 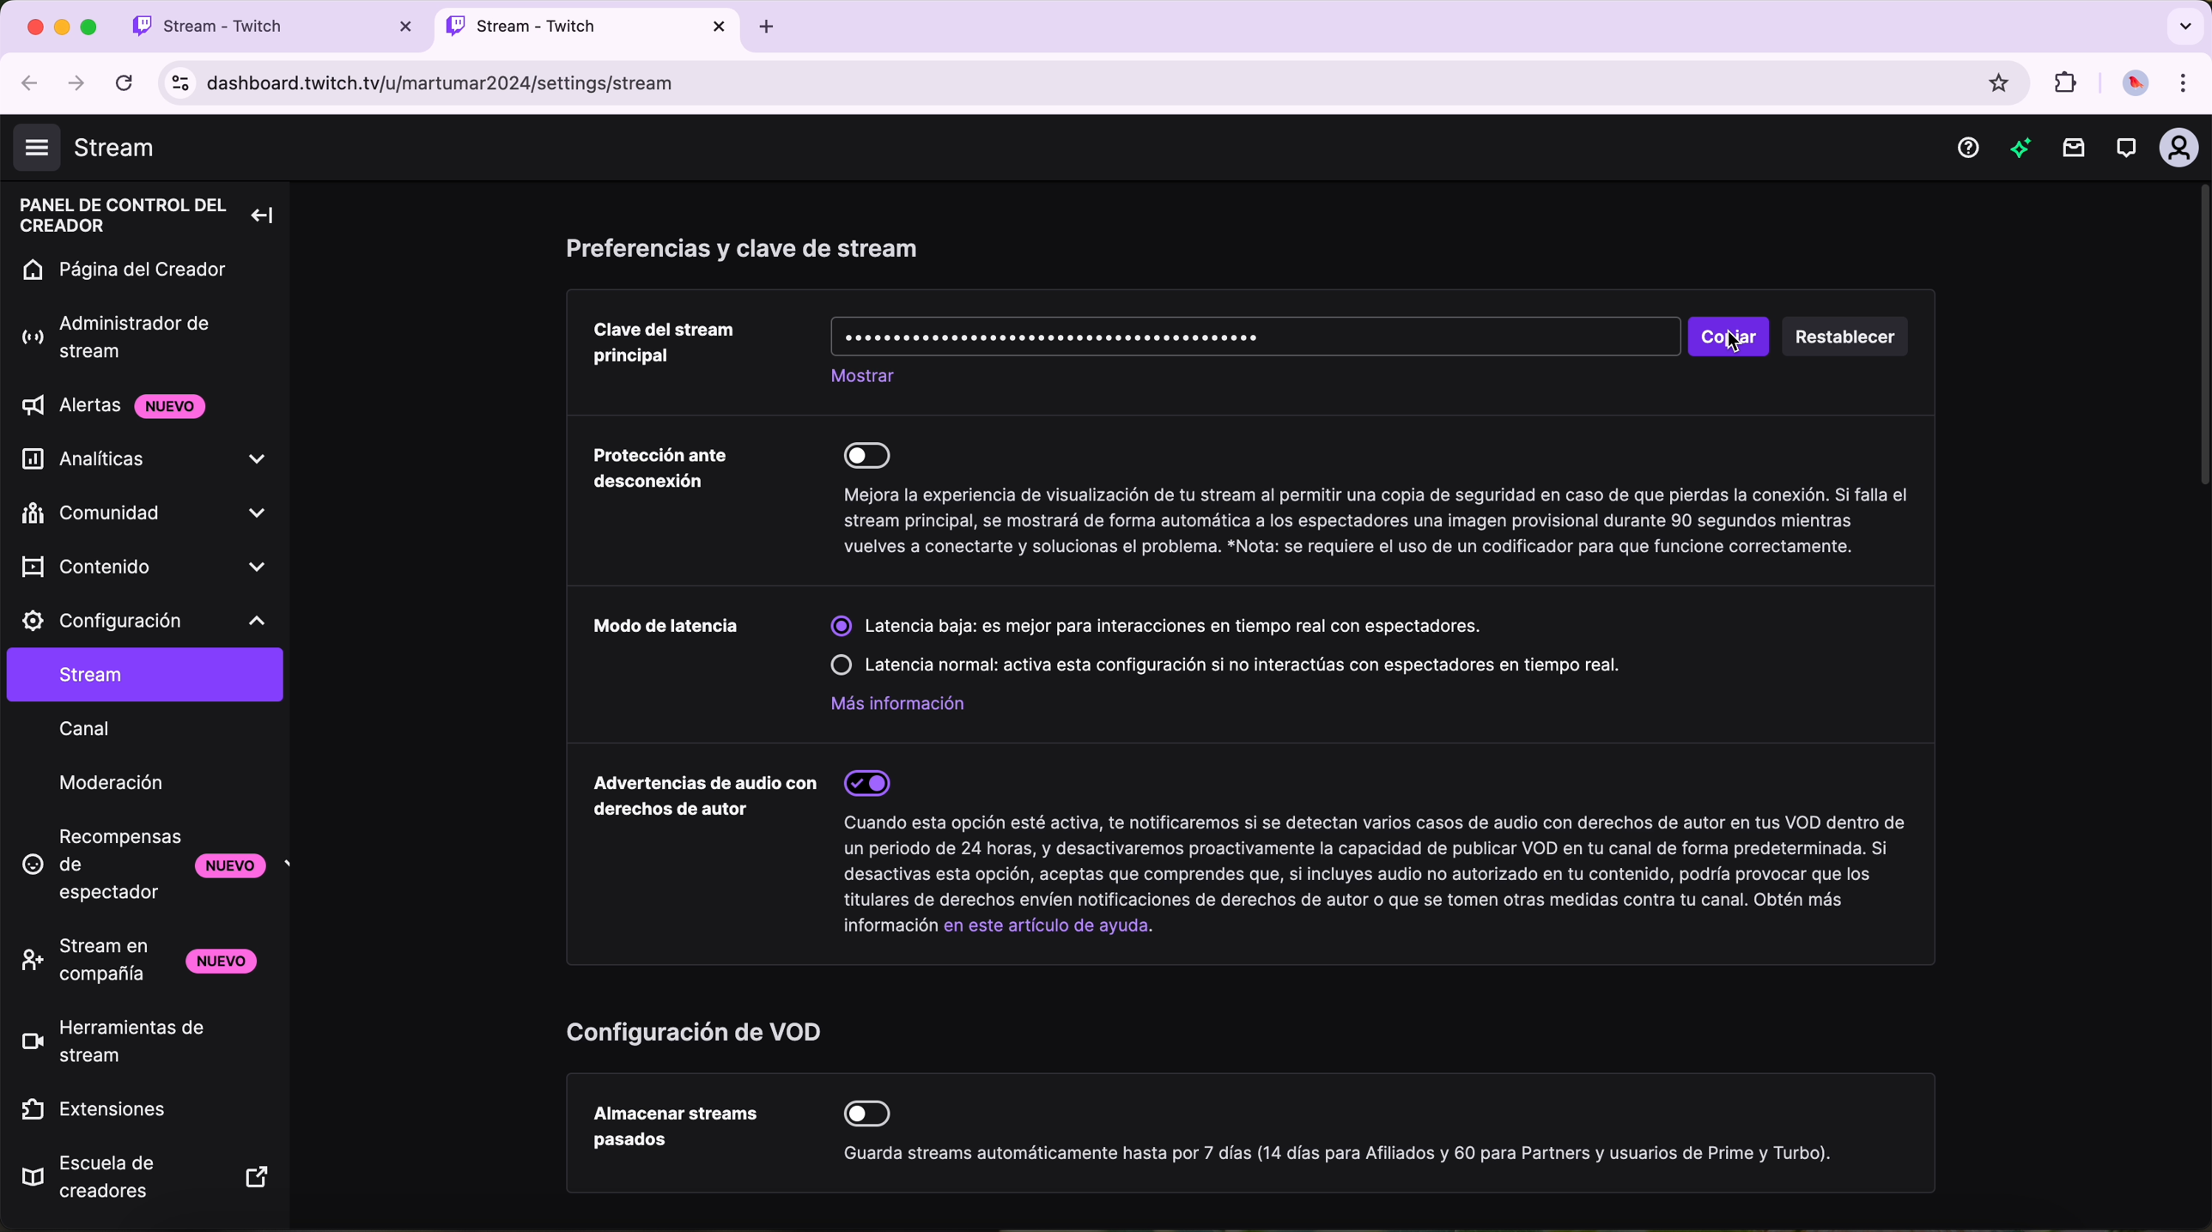 I want to click on alerts, so click(x=113, y=408).